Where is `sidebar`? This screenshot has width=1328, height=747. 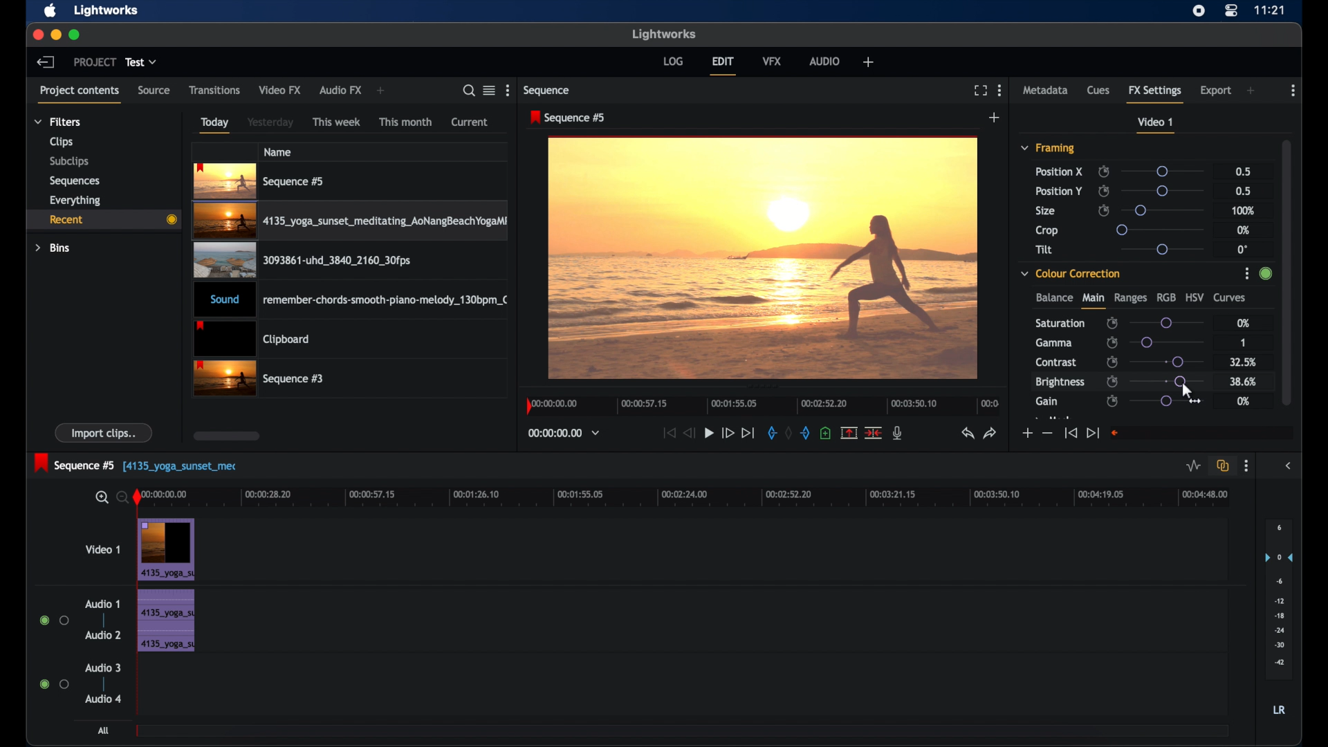
sidebar is located at coordinates (1291, 466).